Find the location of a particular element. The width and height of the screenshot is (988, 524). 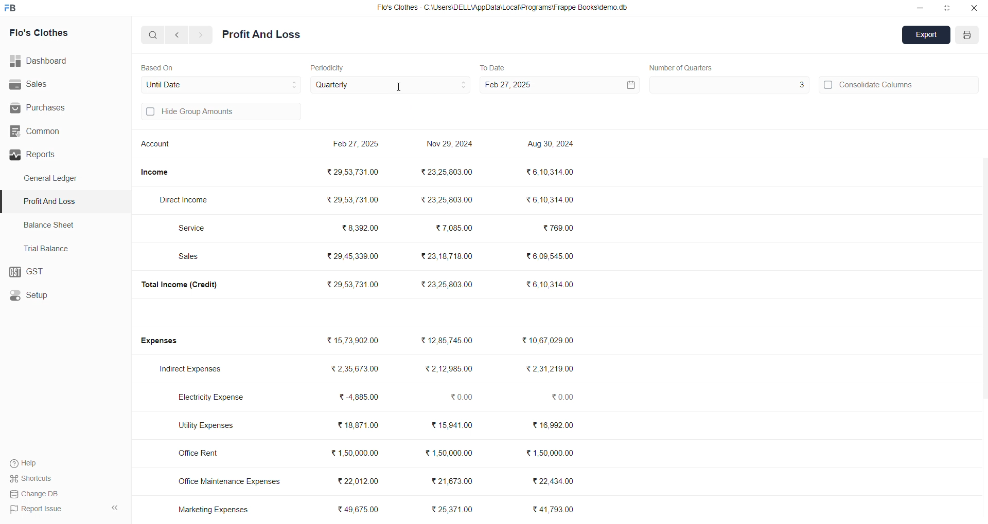

₹8,392.00 is located at coordinates (361, 227).